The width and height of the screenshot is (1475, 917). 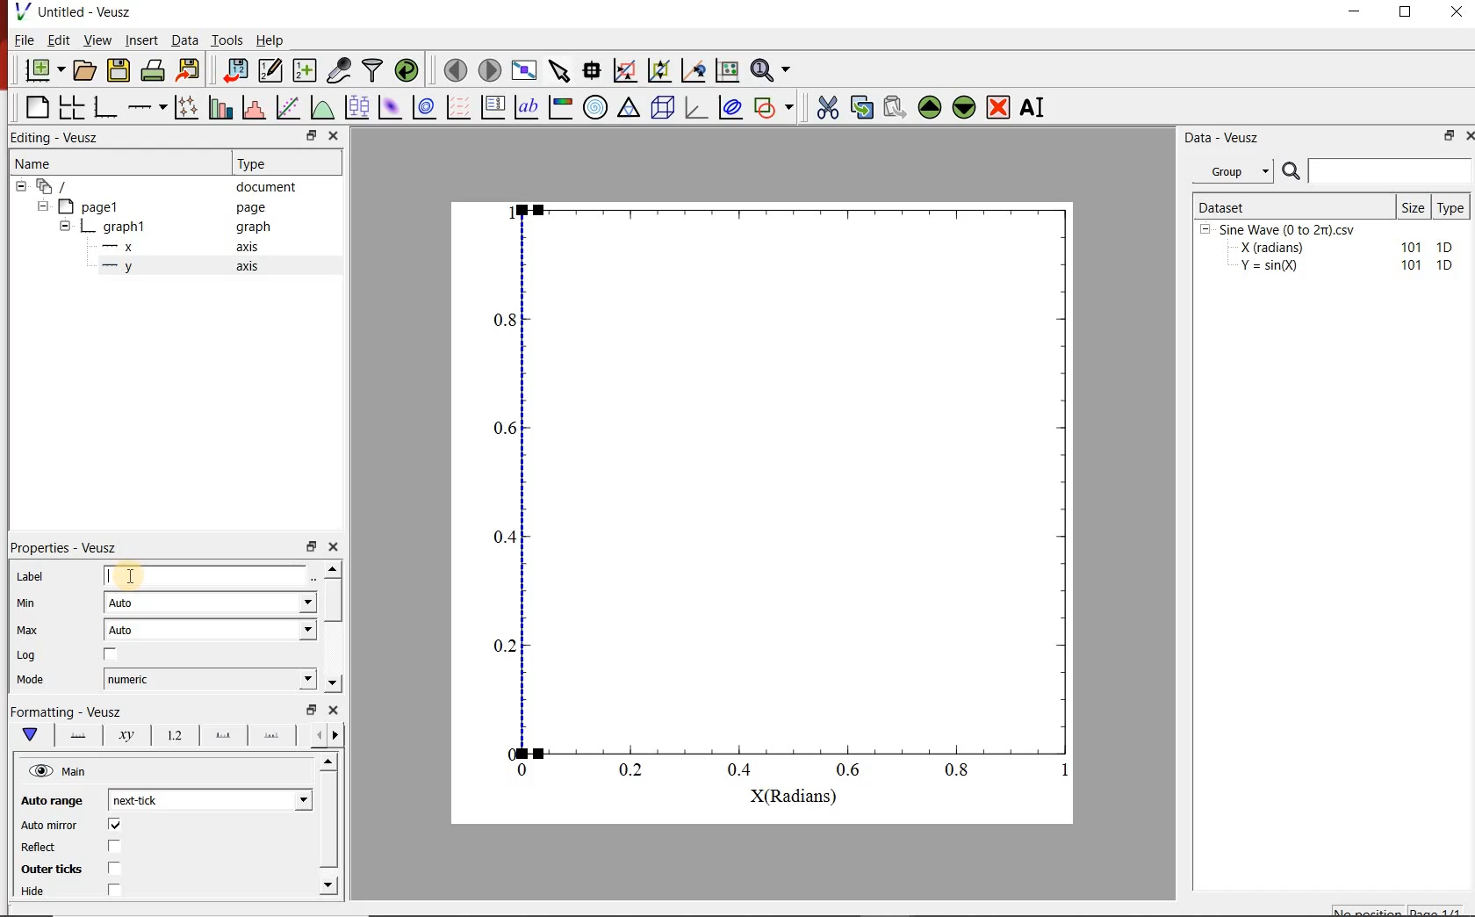 I want to click on Outer ticks, so click(x=47, y=869).